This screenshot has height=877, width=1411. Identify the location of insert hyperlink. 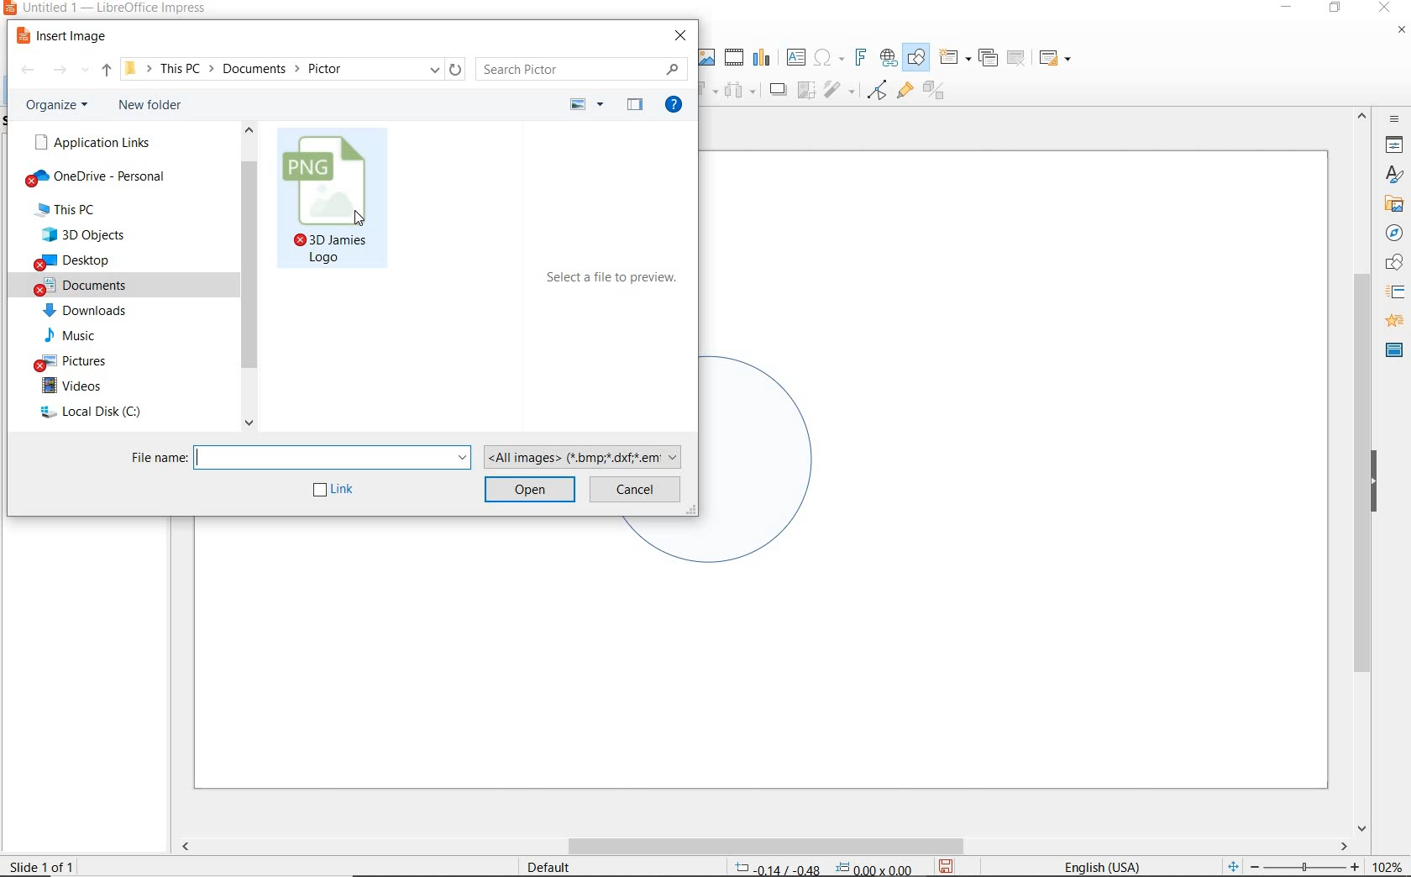
(889, 58).